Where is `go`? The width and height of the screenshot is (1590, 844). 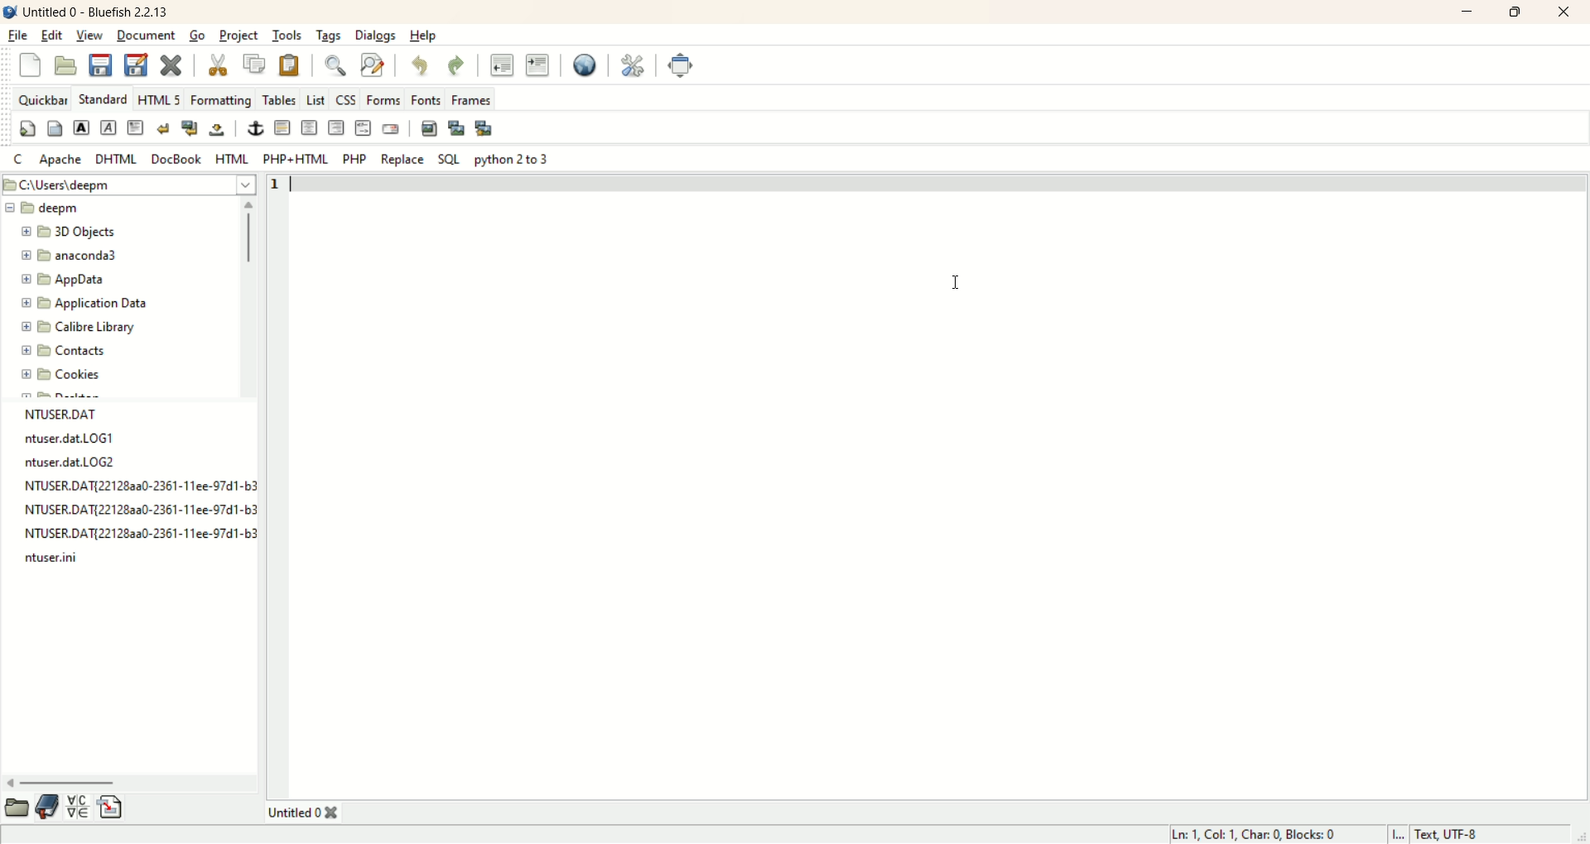 go is located at coordinates (200, 37).